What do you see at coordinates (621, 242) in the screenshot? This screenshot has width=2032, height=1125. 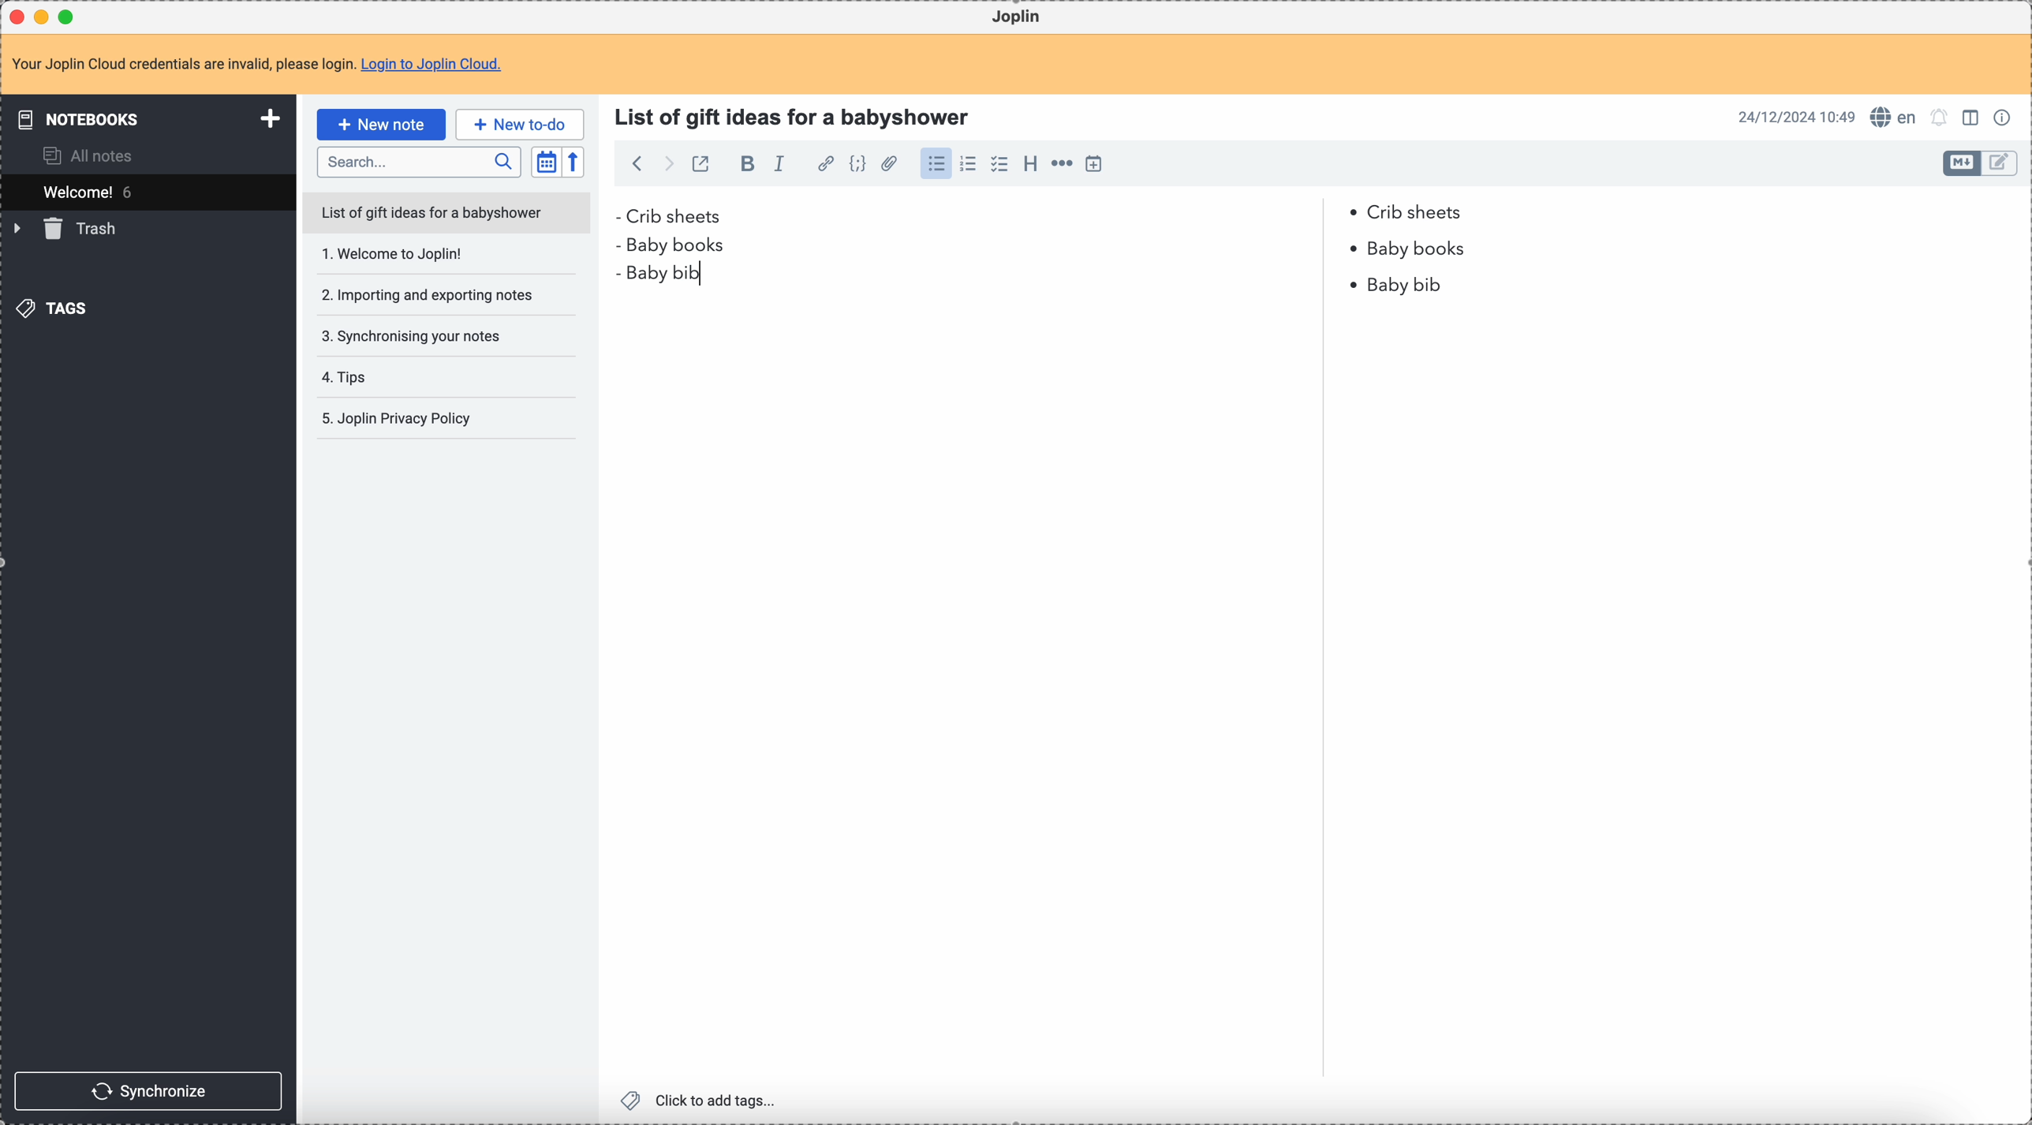 I see `bullet point` at bounding box center [621, 242].